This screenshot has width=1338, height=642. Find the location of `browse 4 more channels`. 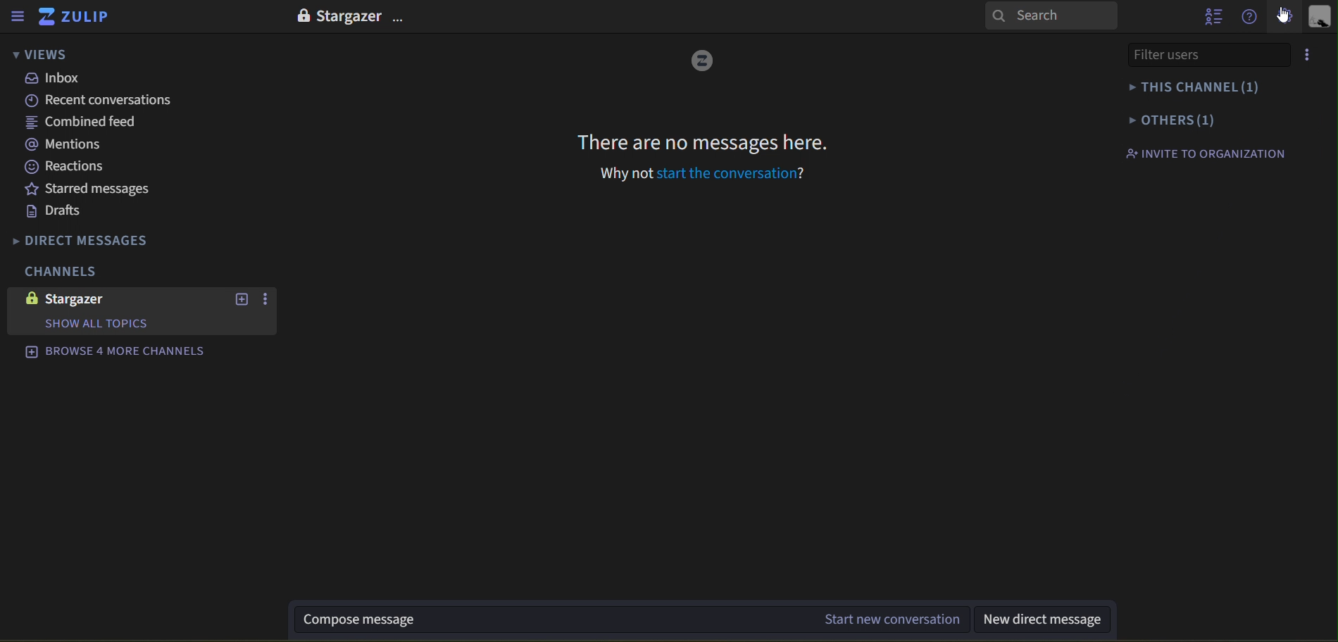

browse 4 more channels is located at coordinates (123, 352).